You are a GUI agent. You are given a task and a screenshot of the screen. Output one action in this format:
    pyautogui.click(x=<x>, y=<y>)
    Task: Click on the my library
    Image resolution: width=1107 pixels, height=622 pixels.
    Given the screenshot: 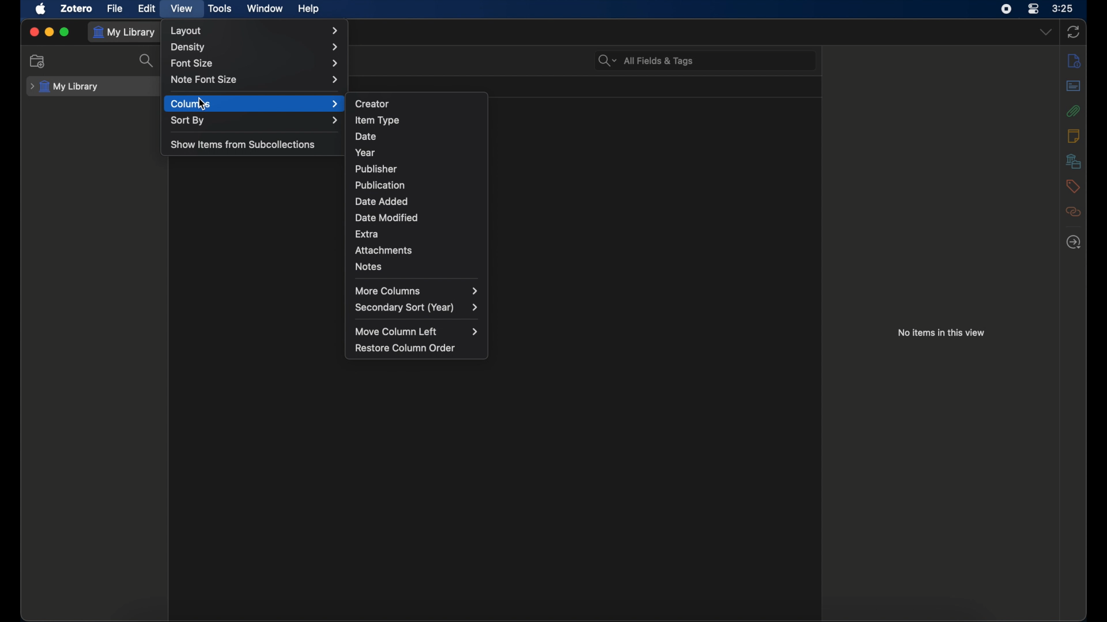 What is the action you would take?
    pyautogui.click(x=65, y=86)
    